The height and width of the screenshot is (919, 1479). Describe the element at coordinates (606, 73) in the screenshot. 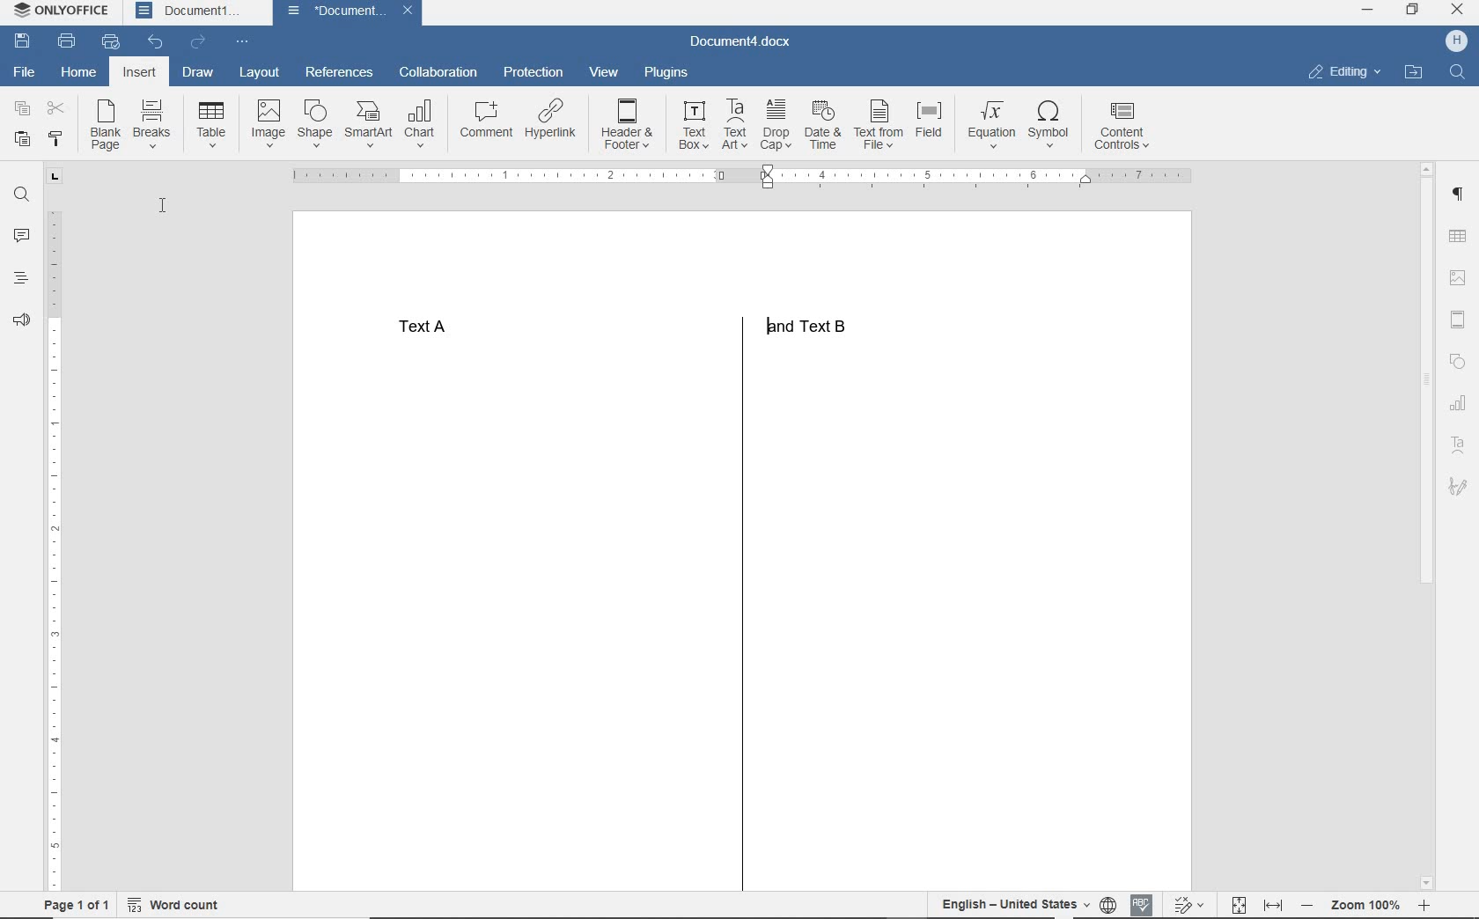

I see `VIEW` at that location.